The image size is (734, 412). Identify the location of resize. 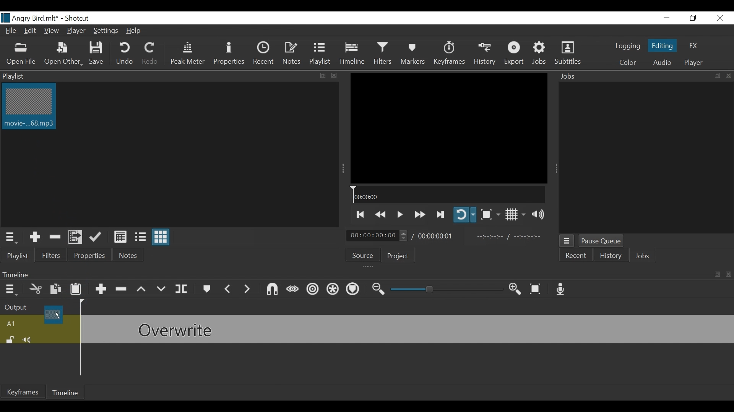
(322, 76).